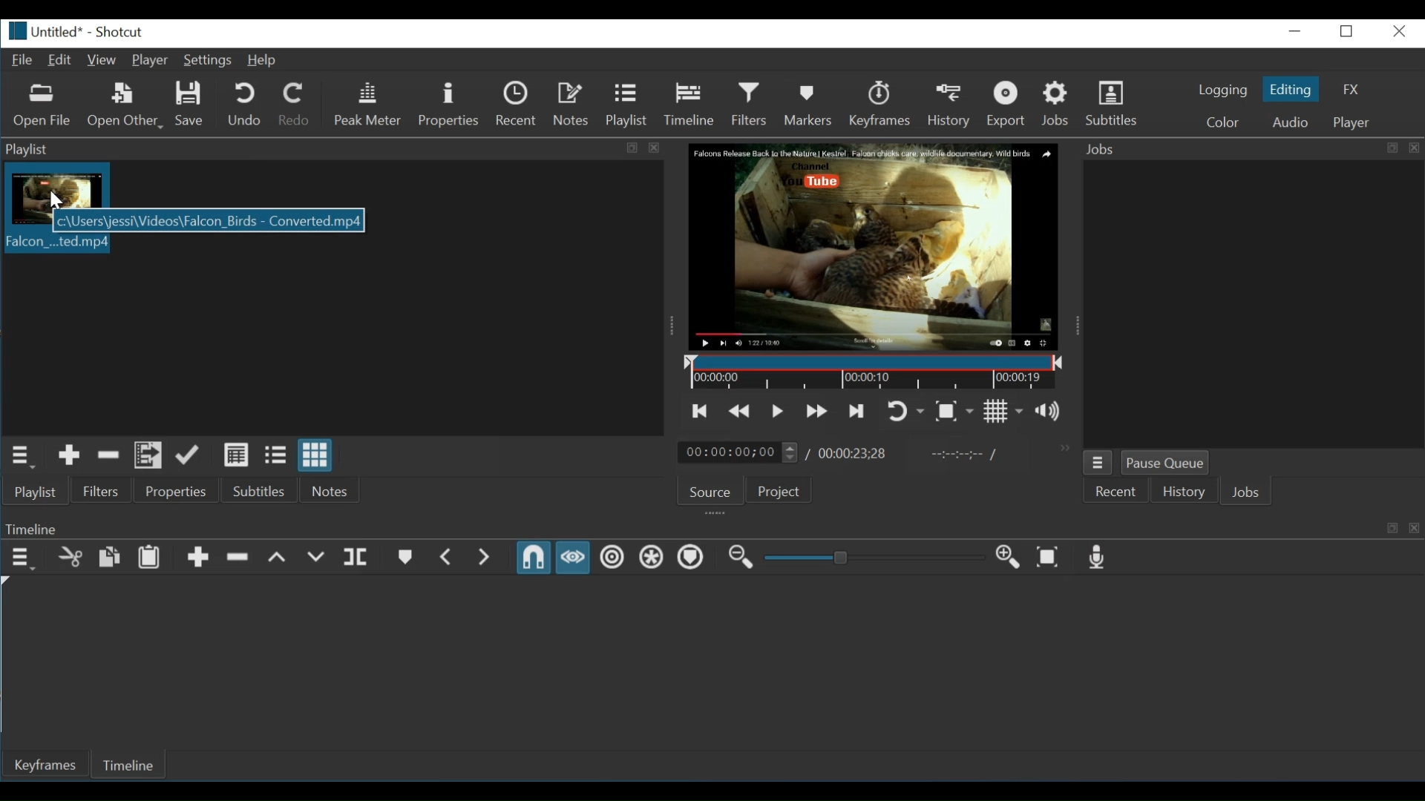  What do you see at coordinates (1003, 412) in the screenshot?
I see `Toggle grid display on the player` at bounding box center [1003, 412].